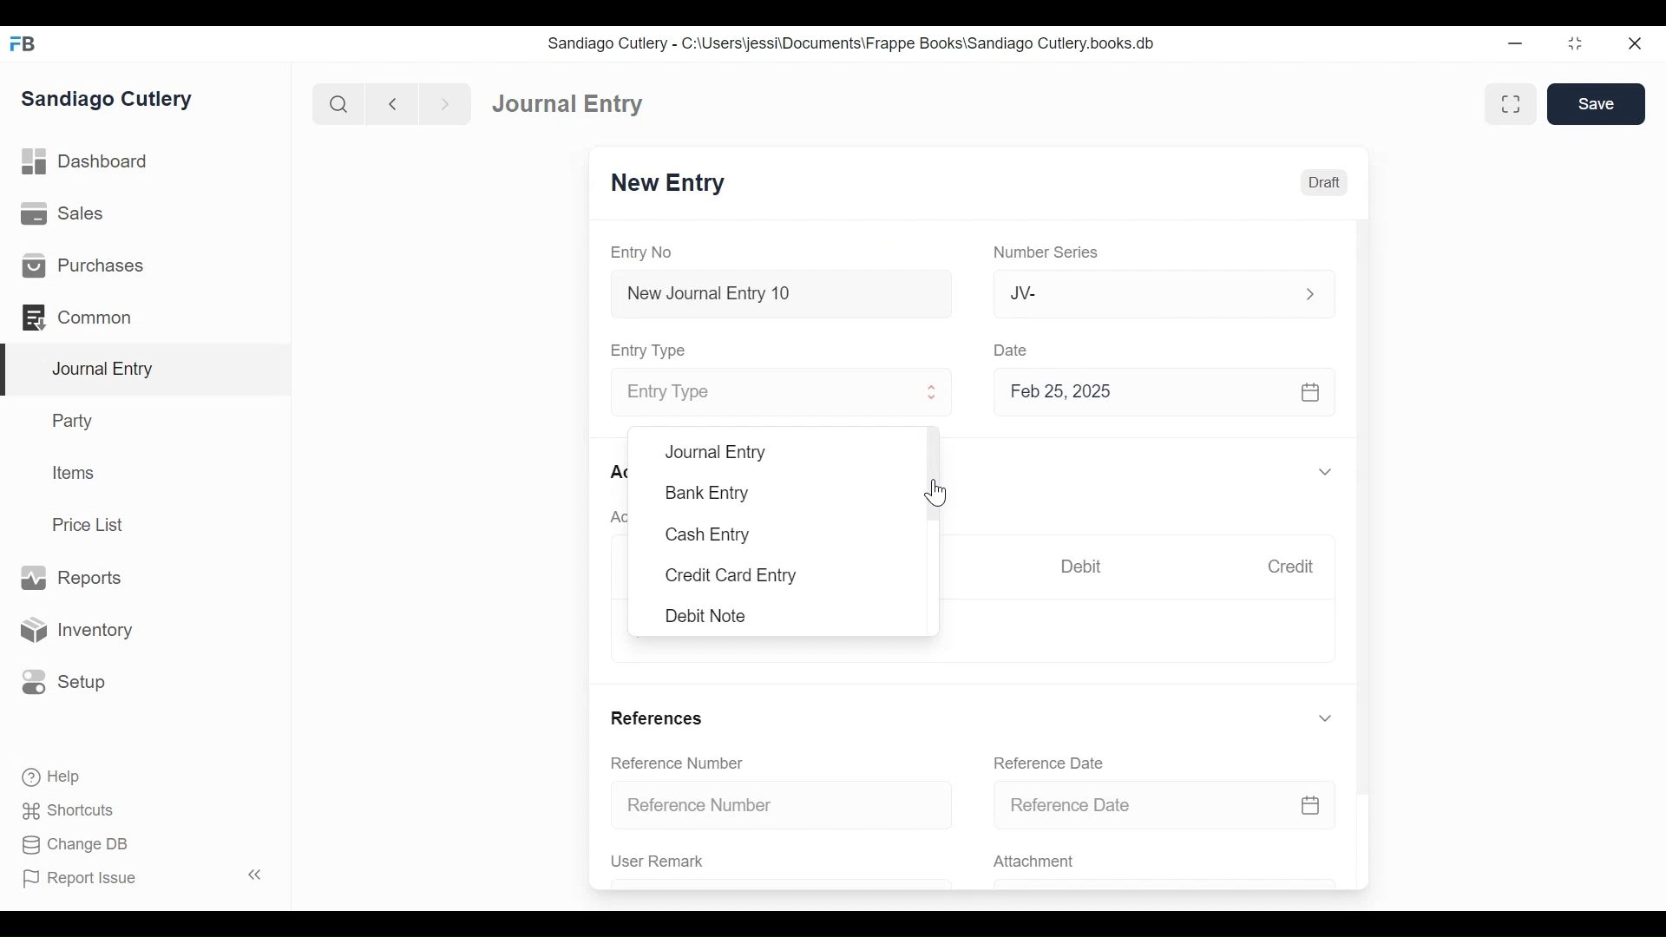 This screenshot has height=937, width=1666. What do you see at coordinates (855, 45) in the screenshot?
I see `Sandiago Cutlery - C:\Users\jessi\Documents\Frappe Books\Sandiago Cutlery.books.db` at bounding box center [855, 45].